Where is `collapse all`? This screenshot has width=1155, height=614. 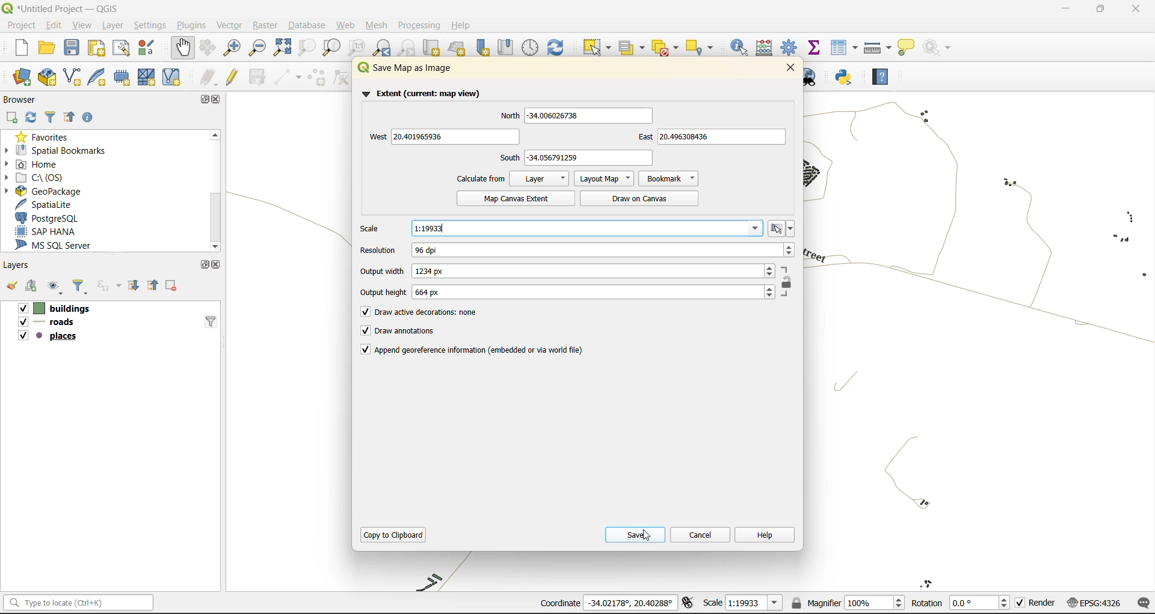
collapse all is located at coordinates (69, 118).